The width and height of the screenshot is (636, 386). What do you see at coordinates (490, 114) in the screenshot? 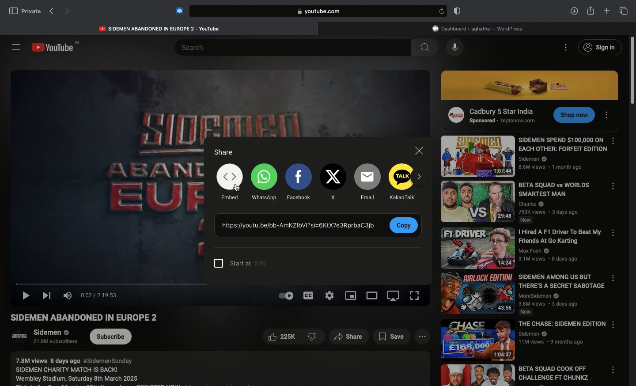
I see `Ad` at bounding box center [490, 114].